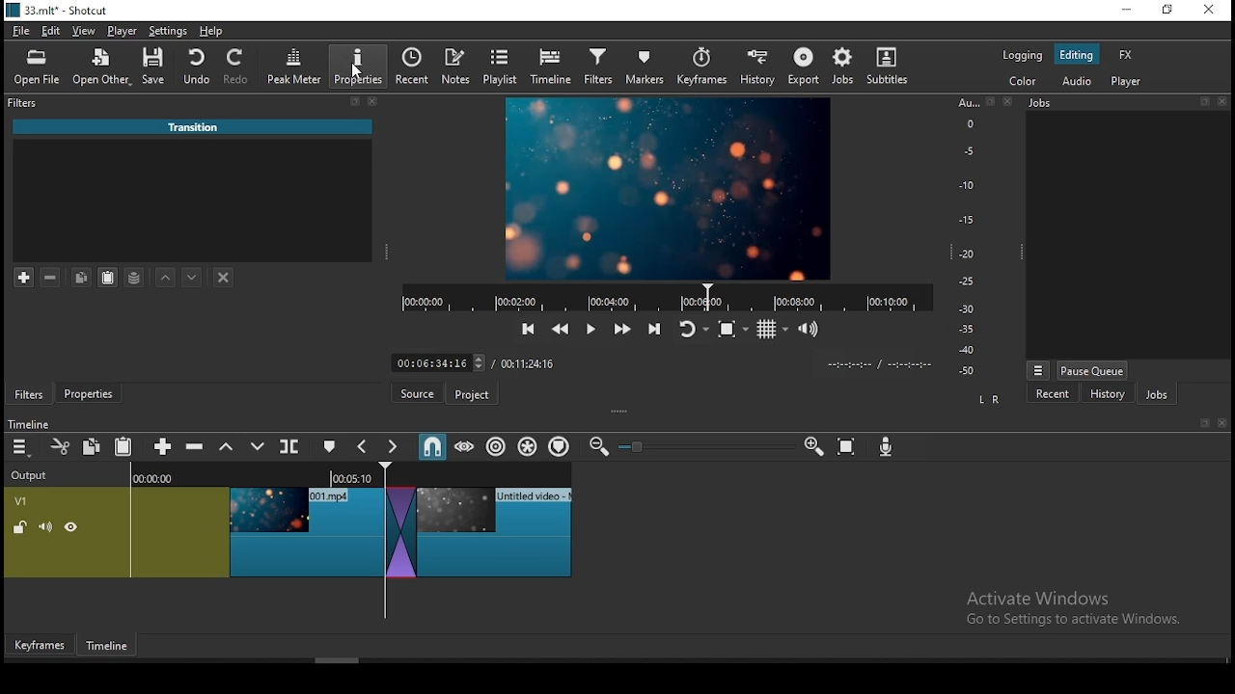  What do you see at coordinates (362, 67) in the screenshot?
I see `properties` at bounding box center [362, 67].